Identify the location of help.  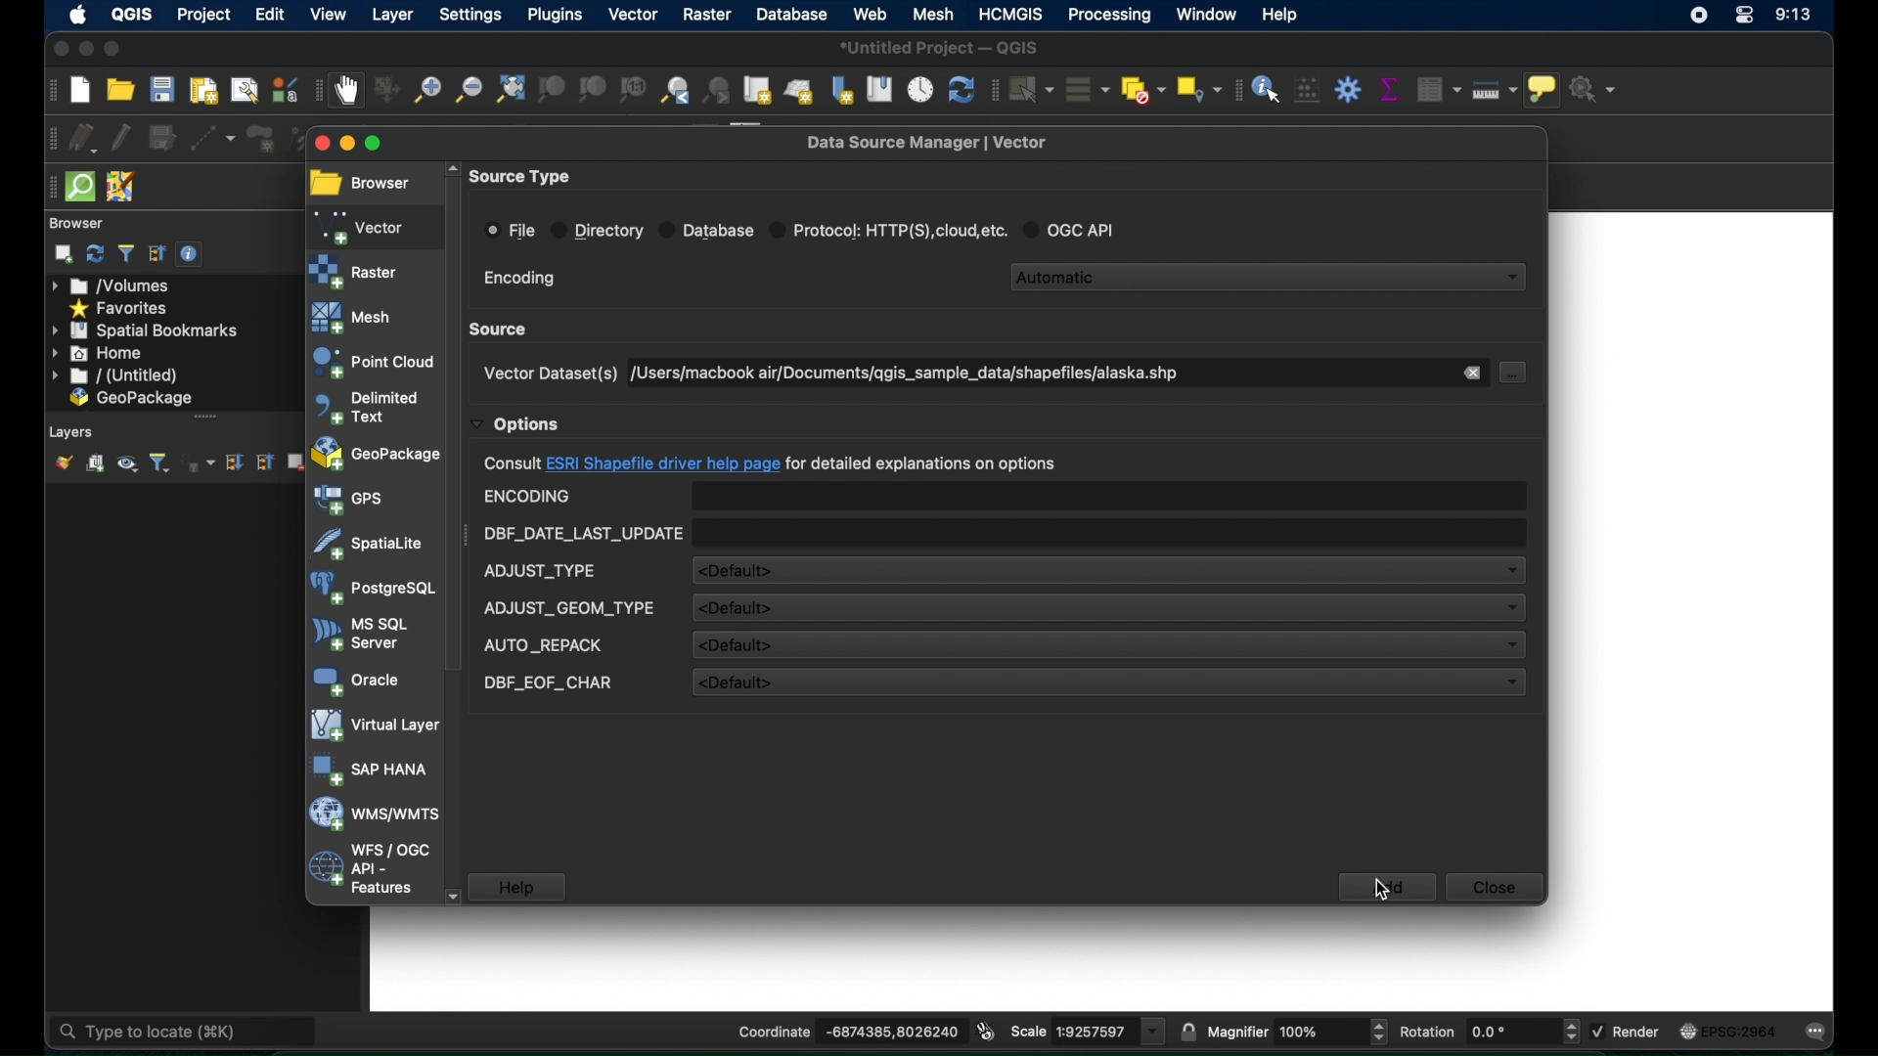
(1287, 16).